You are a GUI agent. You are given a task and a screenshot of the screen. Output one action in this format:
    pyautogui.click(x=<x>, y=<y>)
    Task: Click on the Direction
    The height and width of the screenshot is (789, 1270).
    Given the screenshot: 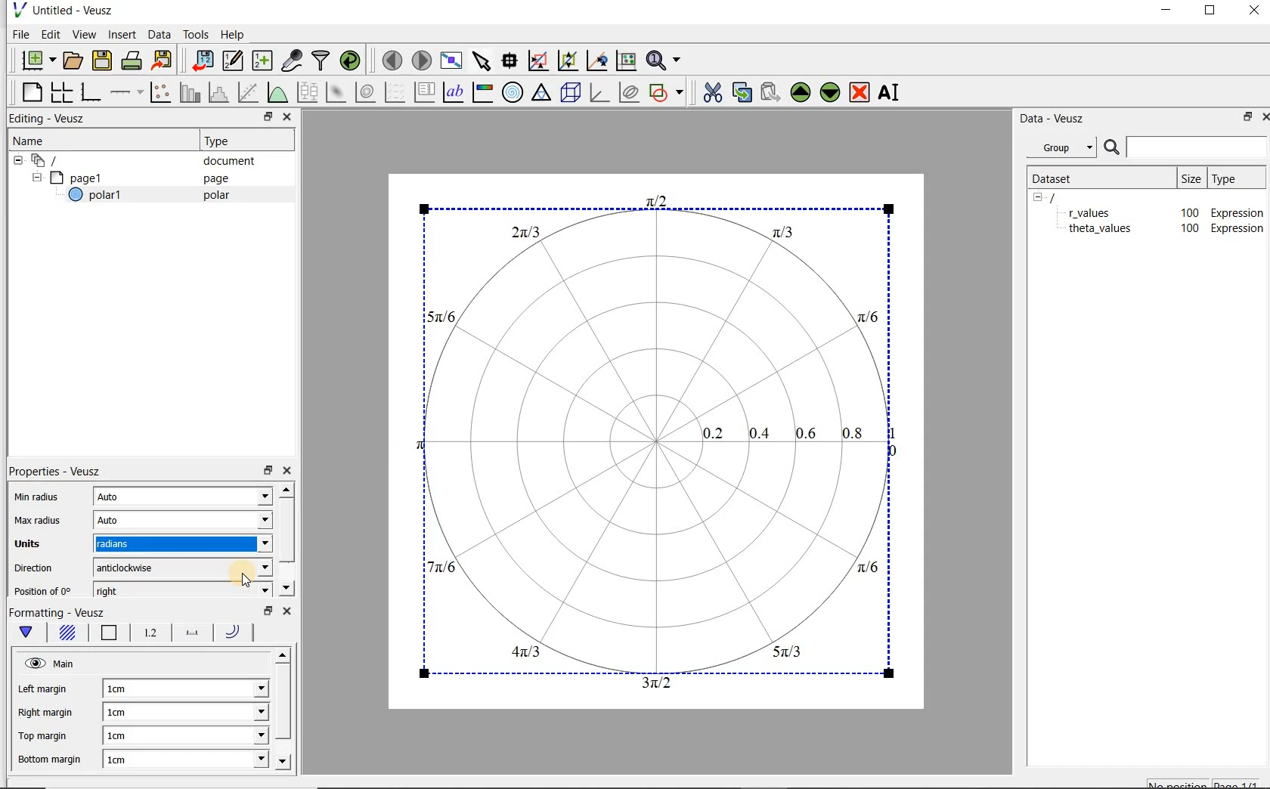 What is the action you would take?
    pyautogui.click(x=36, y=570)
    